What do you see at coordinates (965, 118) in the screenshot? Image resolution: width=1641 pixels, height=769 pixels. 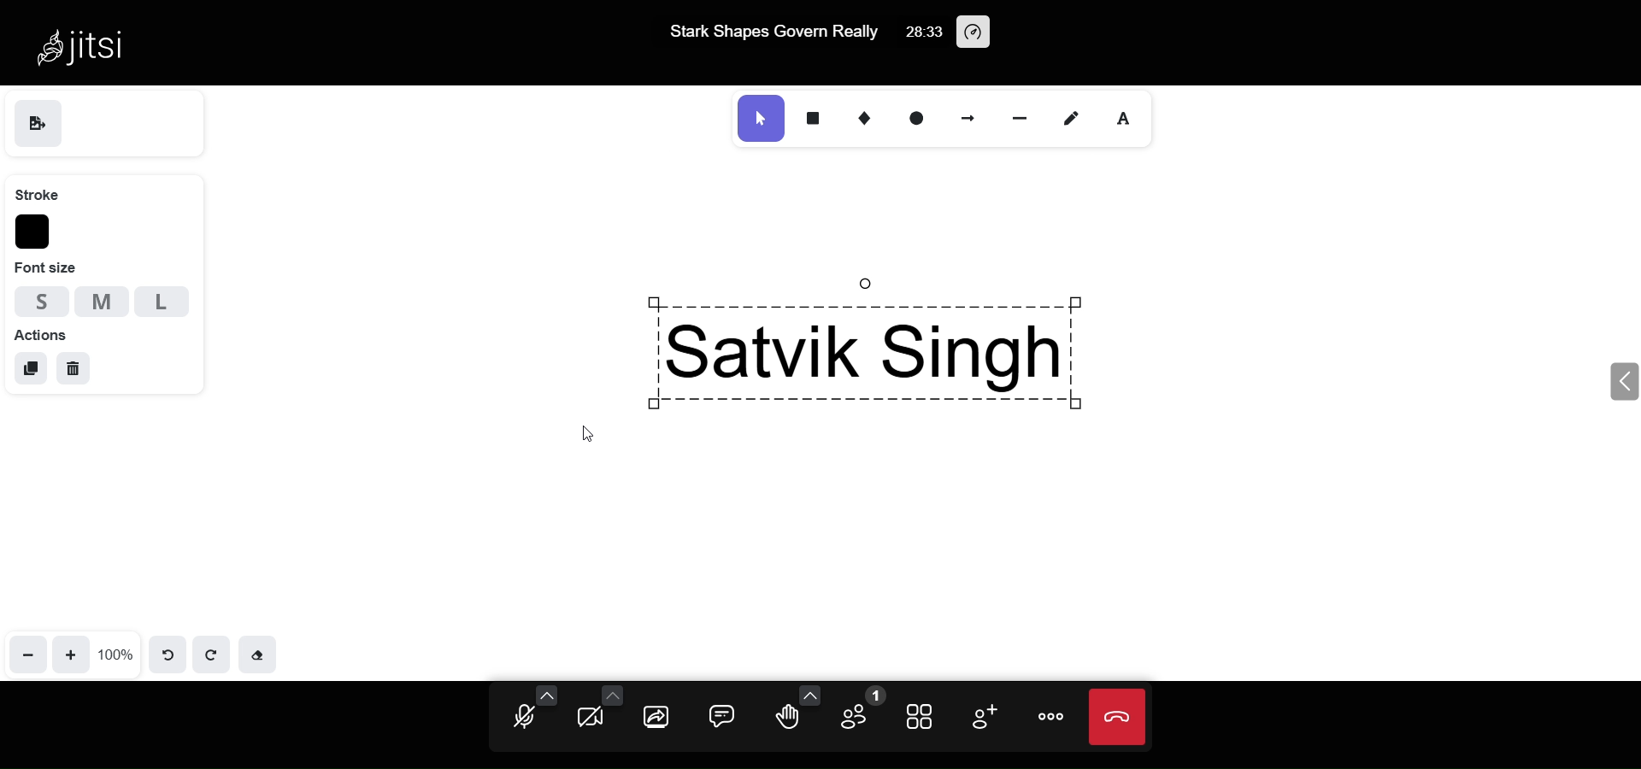 I see `arrow` at bounding box center [965, 118].